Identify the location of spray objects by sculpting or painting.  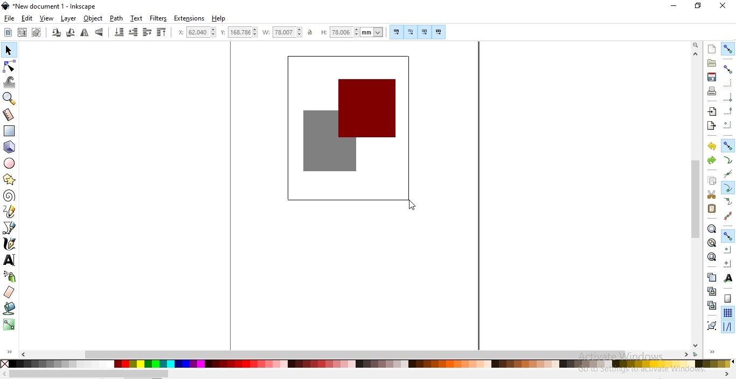
(10, 276).